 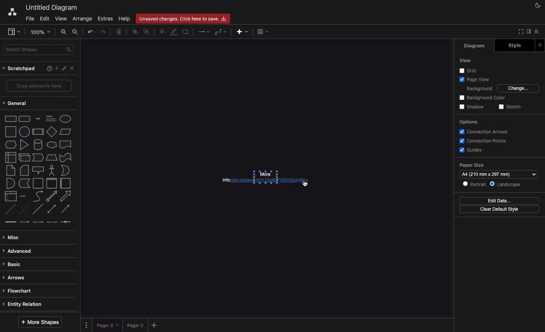 What do you see at coordinates (466, 60) in the screenshot?
I see `View` at bounding box center [466, 60].